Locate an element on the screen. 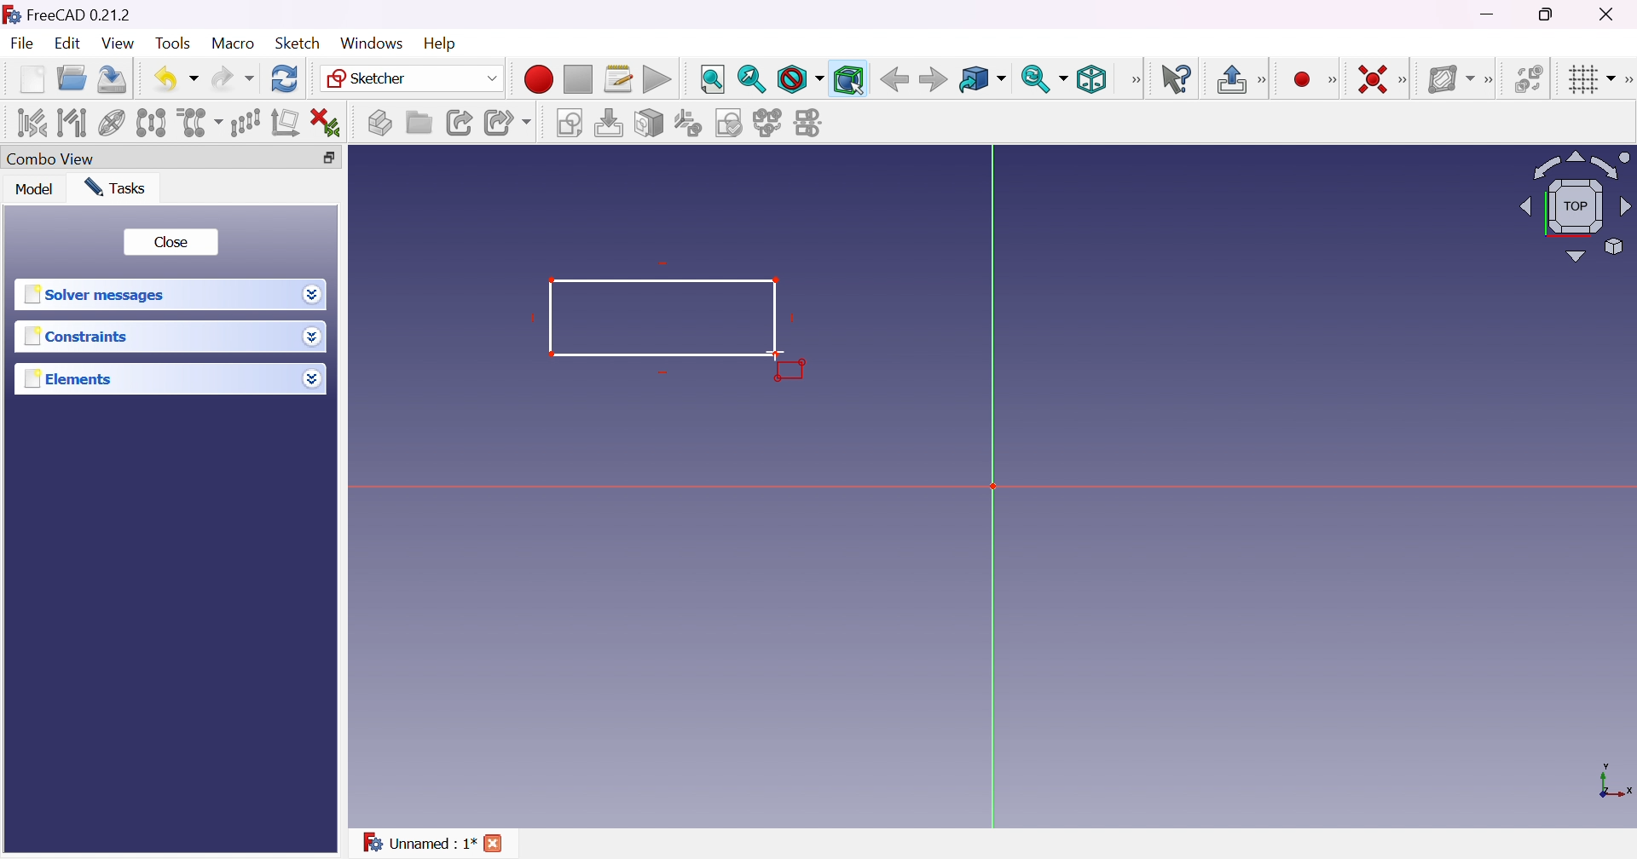 The width and height of the screenshot is (1637, 859). Unnamed : 1* is located at coordinates (418, 843).